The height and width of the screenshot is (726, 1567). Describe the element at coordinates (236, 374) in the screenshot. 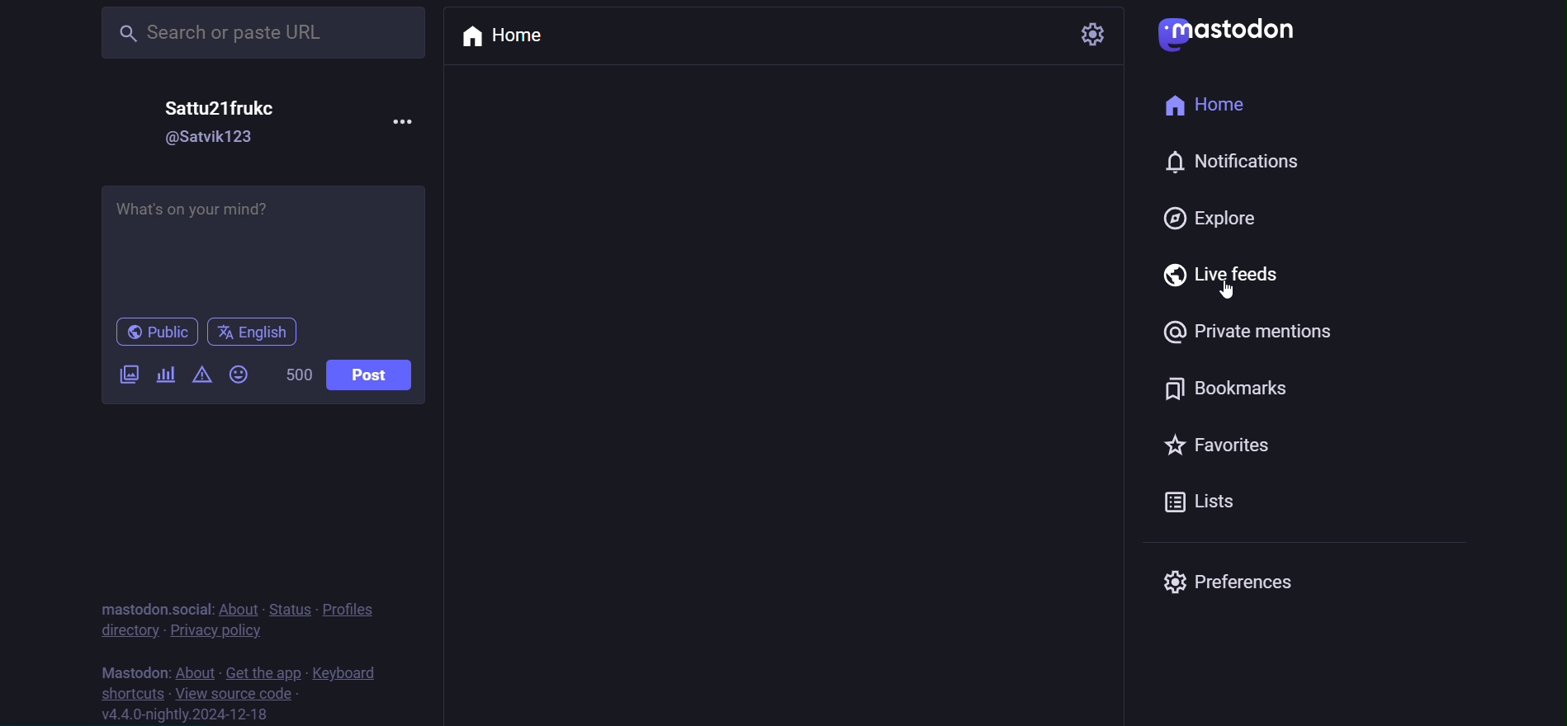

I see `emoji` at that location.